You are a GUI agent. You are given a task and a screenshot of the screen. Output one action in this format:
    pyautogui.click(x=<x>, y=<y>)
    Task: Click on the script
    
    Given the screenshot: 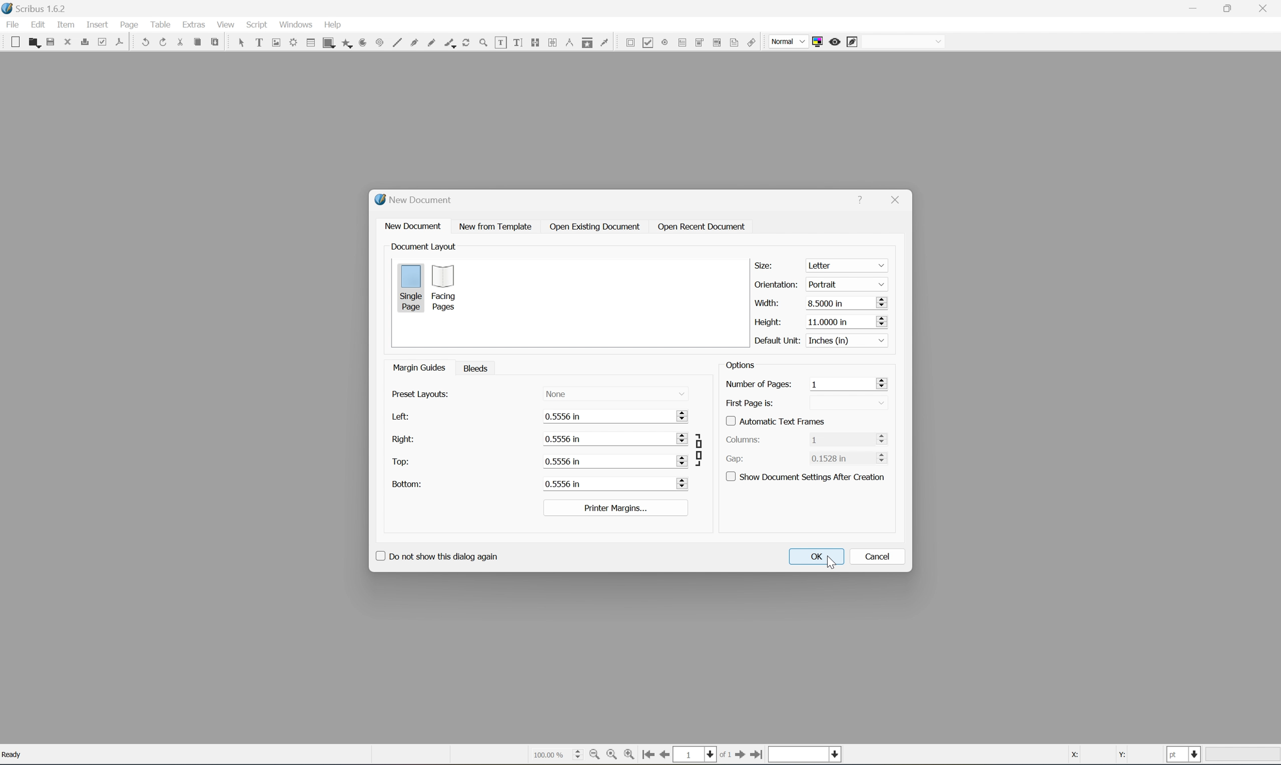 What is the action you would take?
    pyautogui.click(x=256, y=24)
    